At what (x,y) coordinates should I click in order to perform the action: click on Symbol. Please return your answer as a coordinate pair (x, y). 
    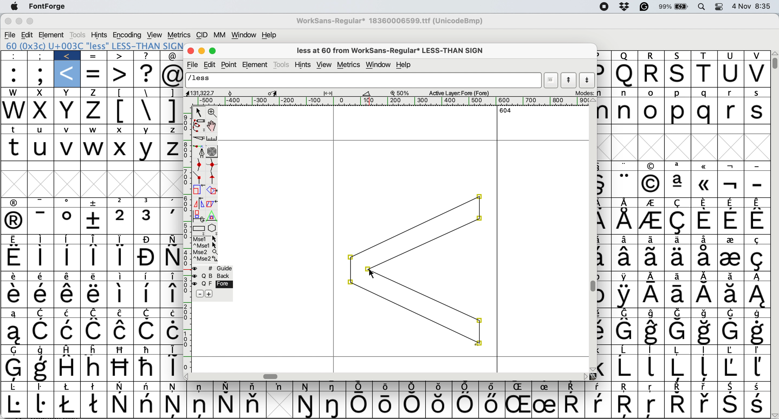
    Looking at the image, I should click on (200, 406).